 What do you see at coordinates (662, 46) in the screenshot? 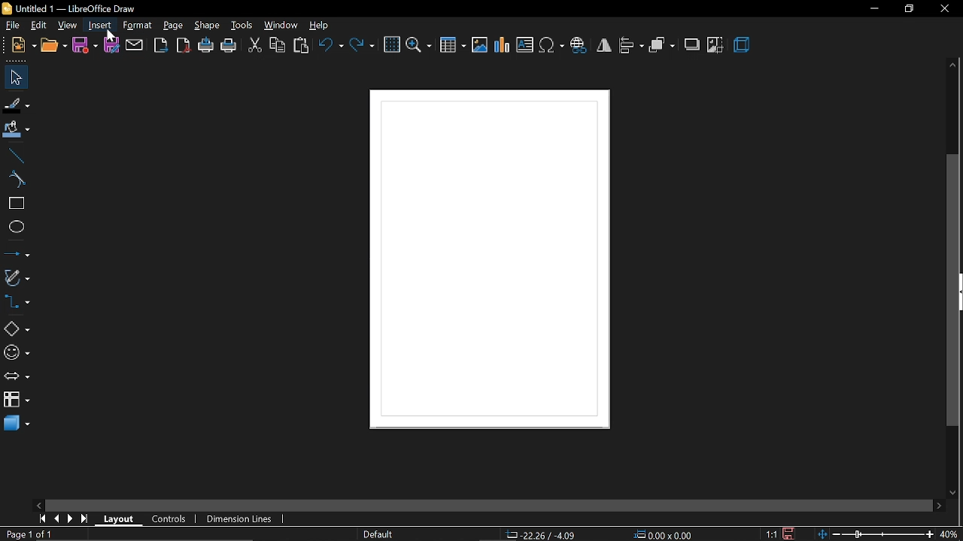
I see `arrange` at bounding box center [662, 46].